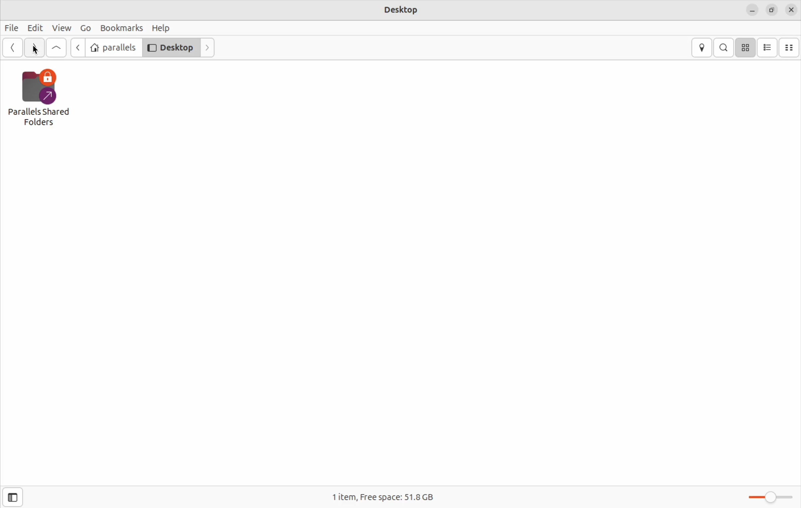  What do you see at coordinates (768, 48) in the screenshot?
I see `list view` at bounding box center [768, 48].